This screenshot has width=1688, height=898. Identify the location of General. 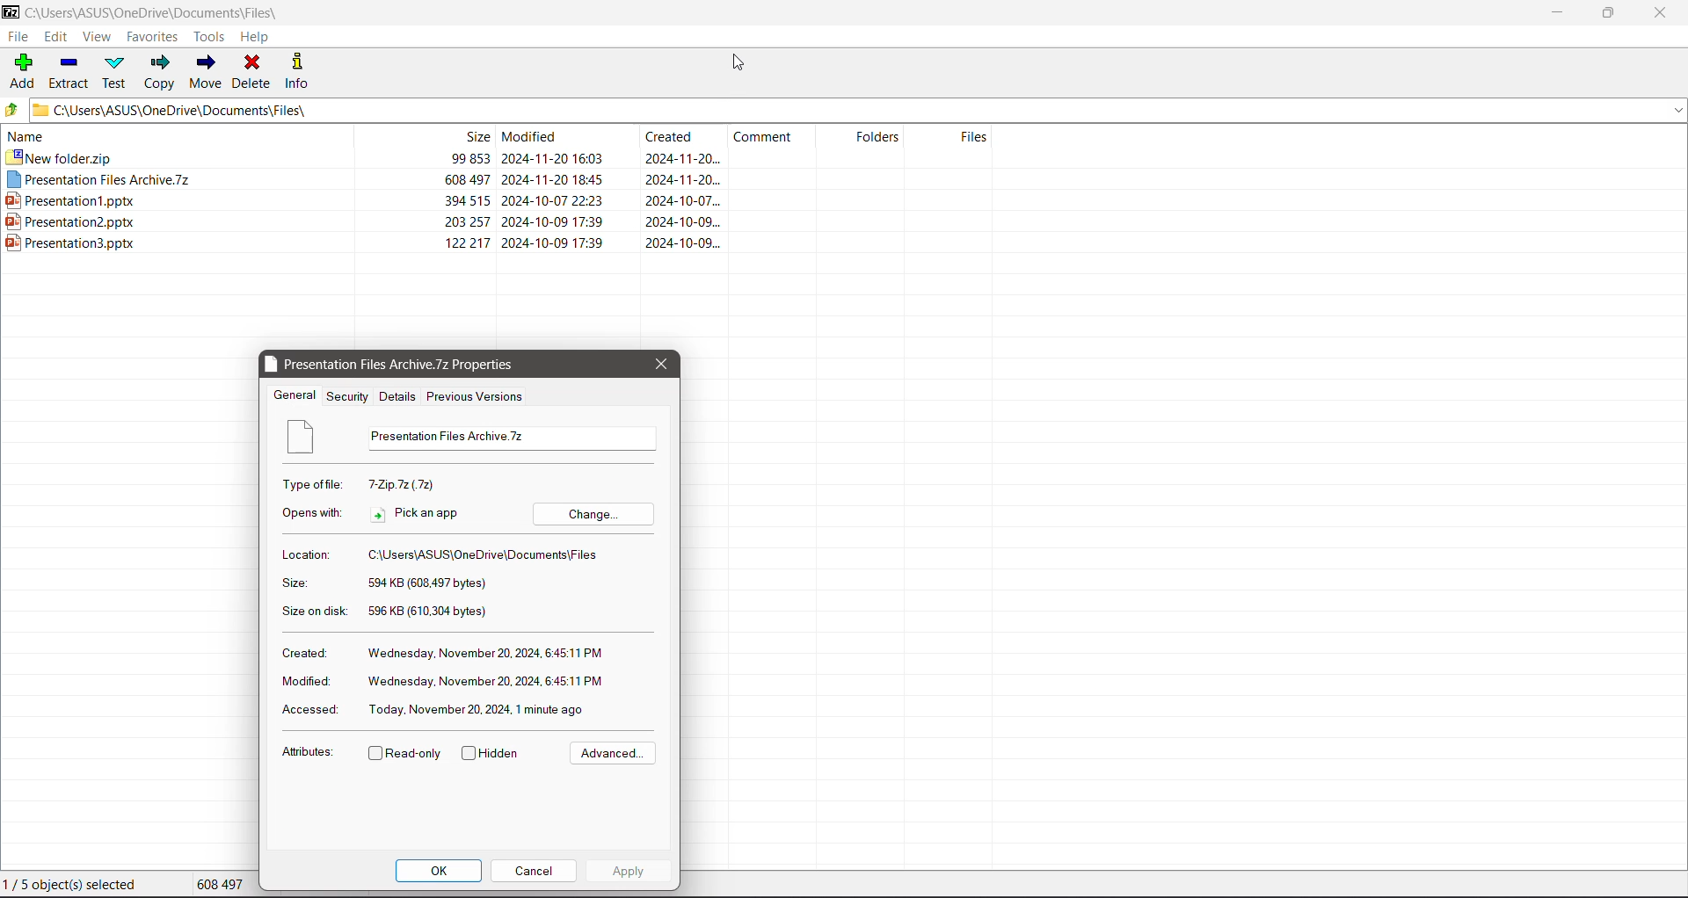
(295, 395).